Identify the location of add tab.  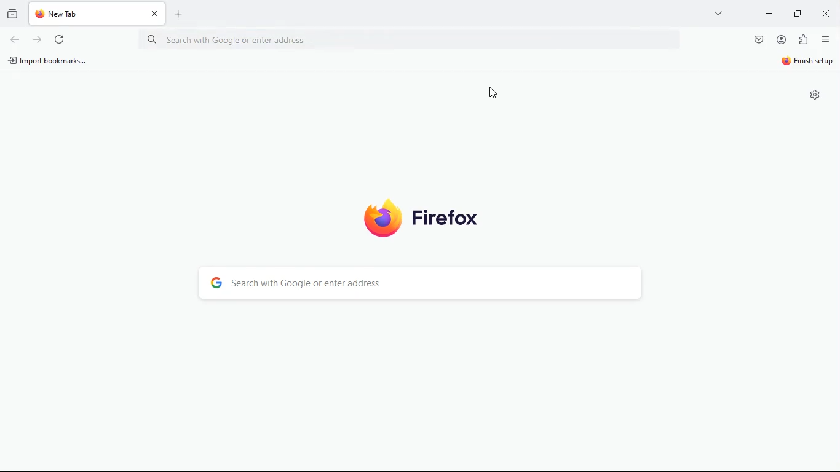
(178, 15).